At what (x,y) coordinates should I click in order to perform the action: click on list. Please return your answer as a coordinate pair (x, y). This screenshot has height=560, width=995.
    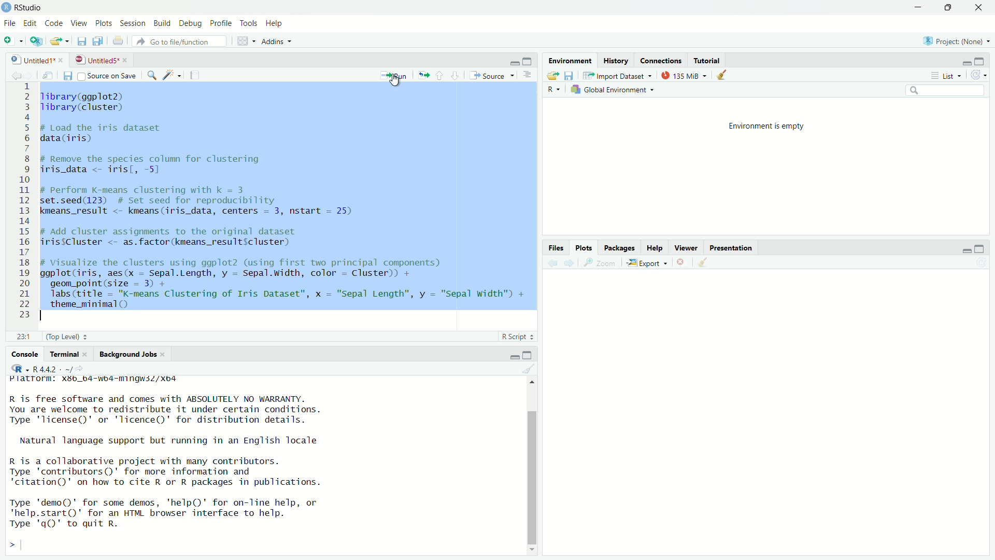
    Looking at the image, I should click on (945, 76).